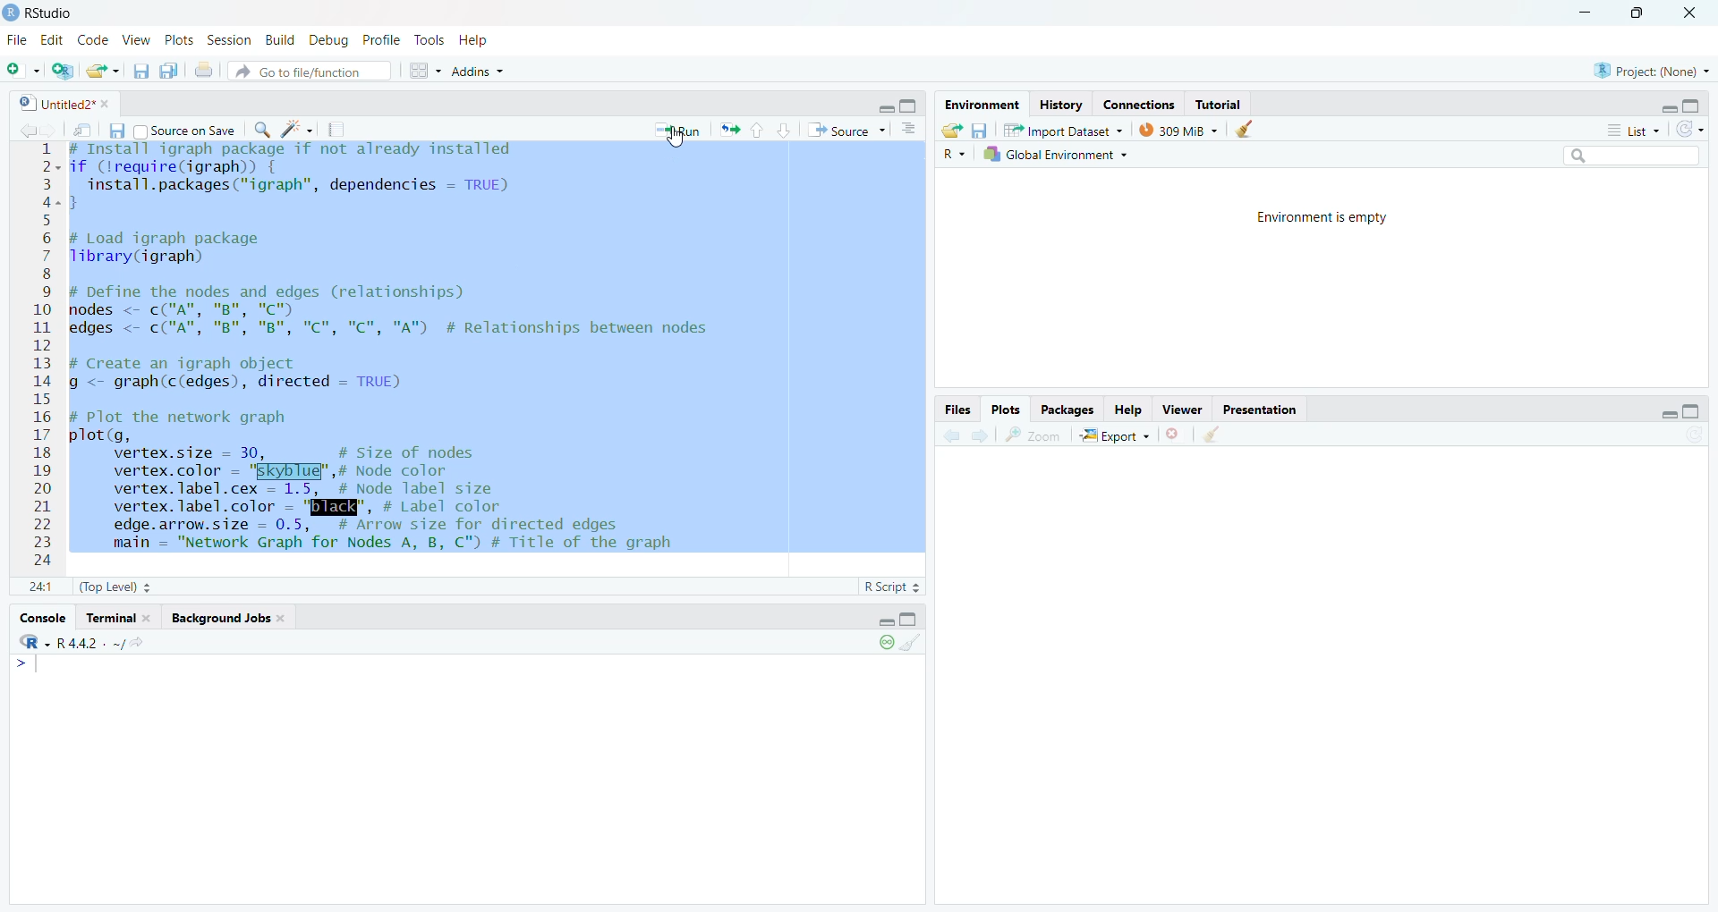 The image size is (1718, 912). I want to click on files, so click(137, 72).